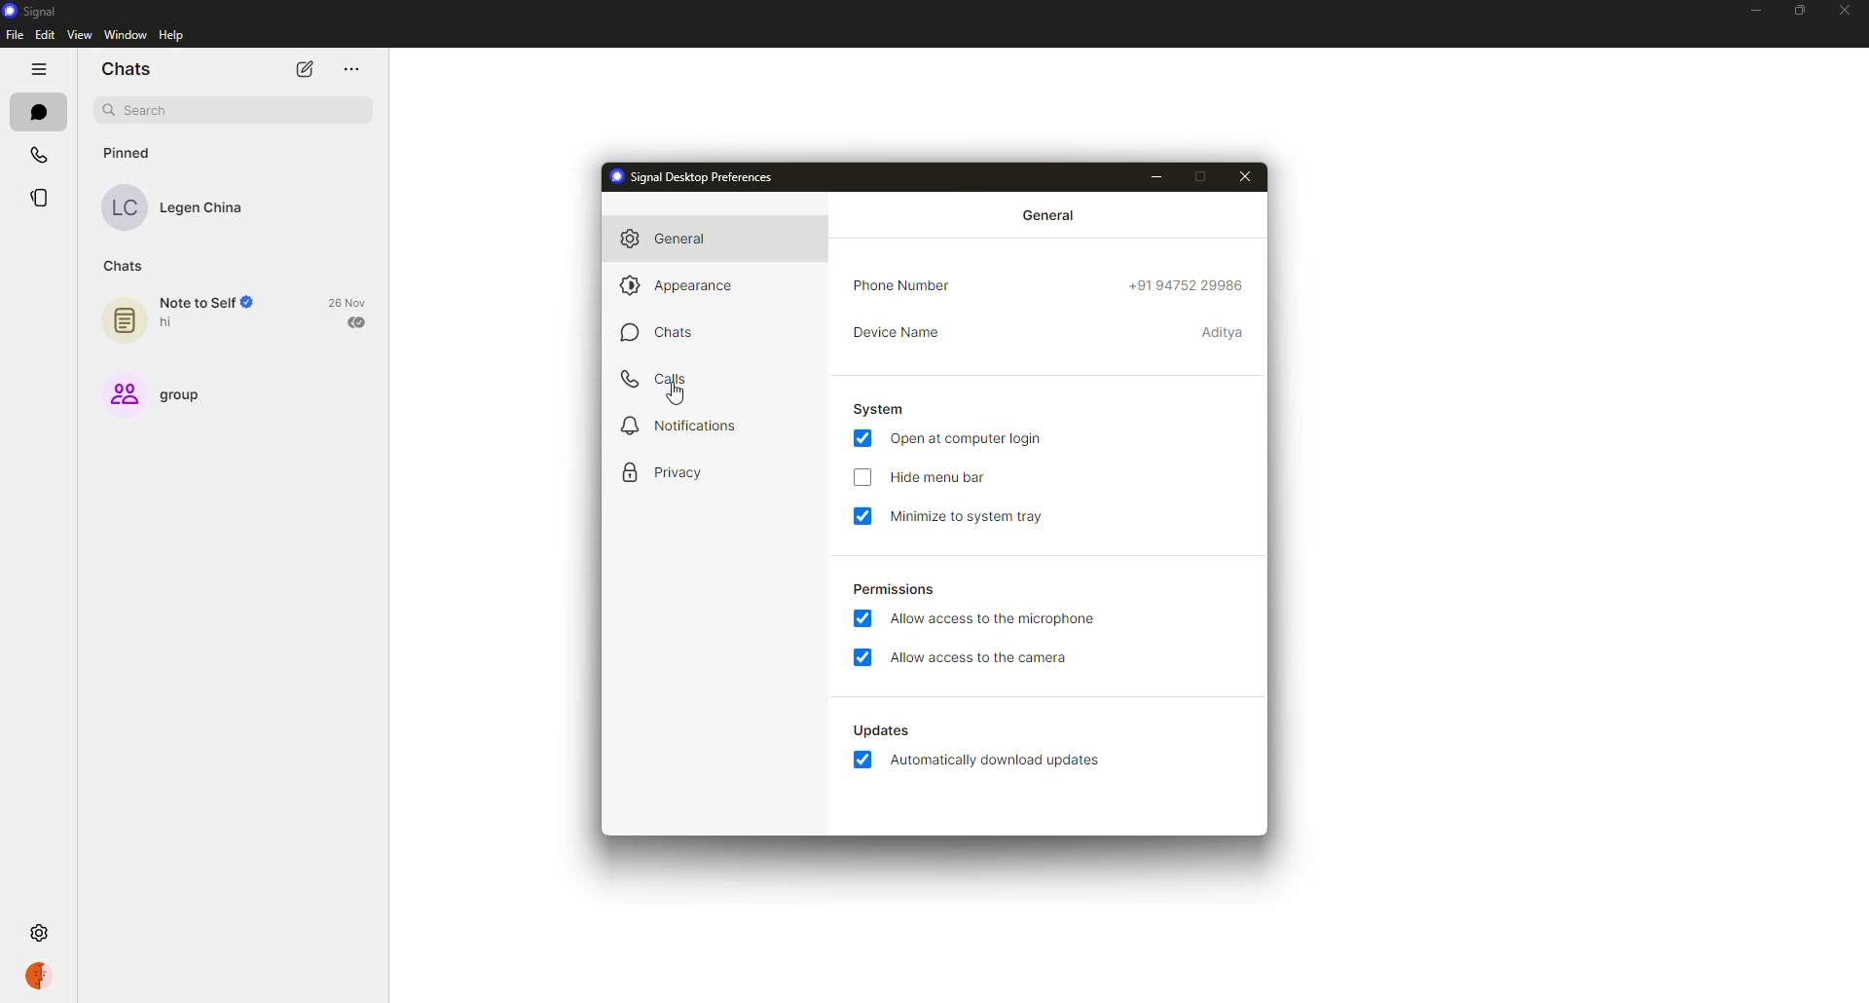  Describe the element at coordinates (1247, 177) in the screenshot. I see `close` at that location.